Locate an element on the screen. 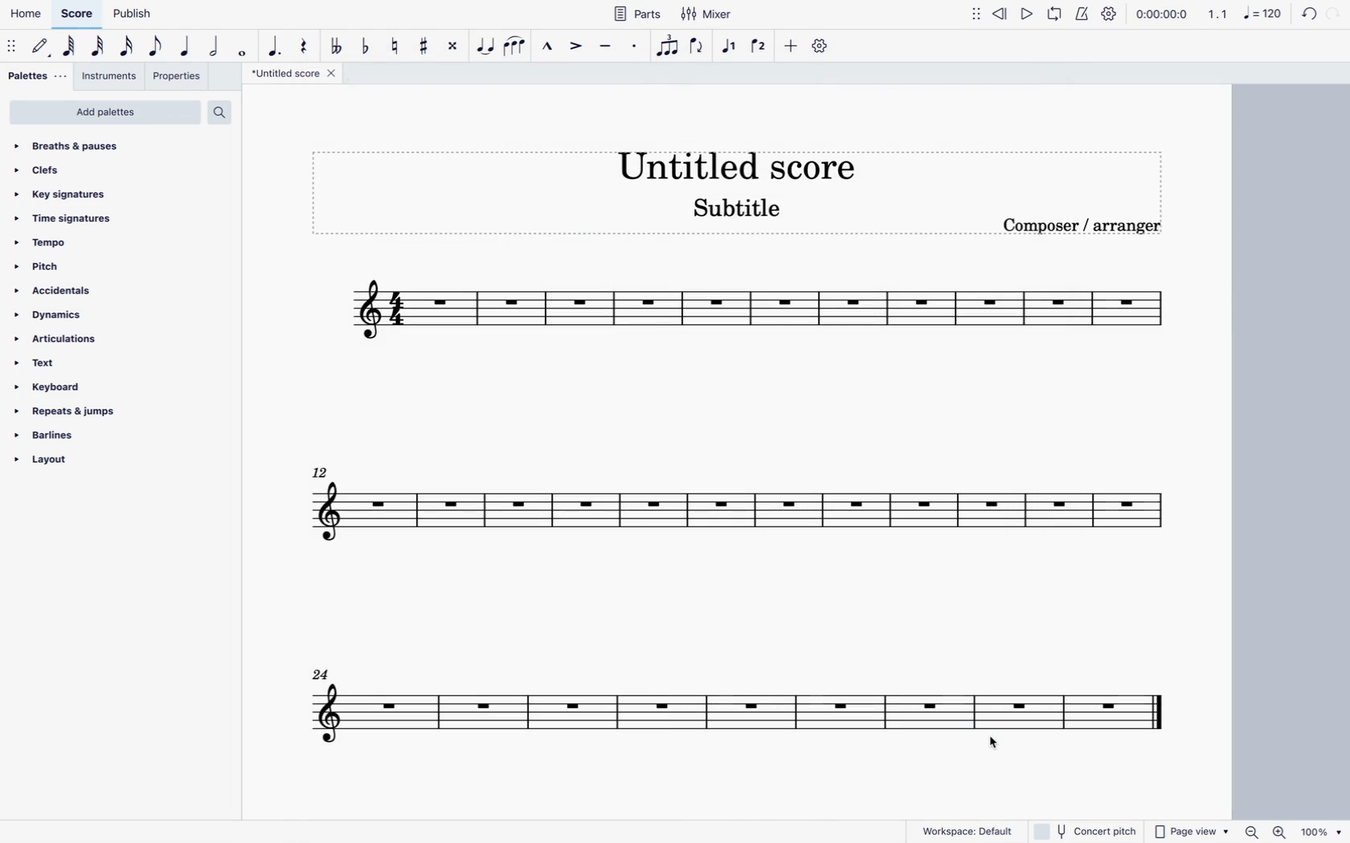 This screenshot has height=843, width=1350. breaths & pauses is located at coordinates (77, 146).